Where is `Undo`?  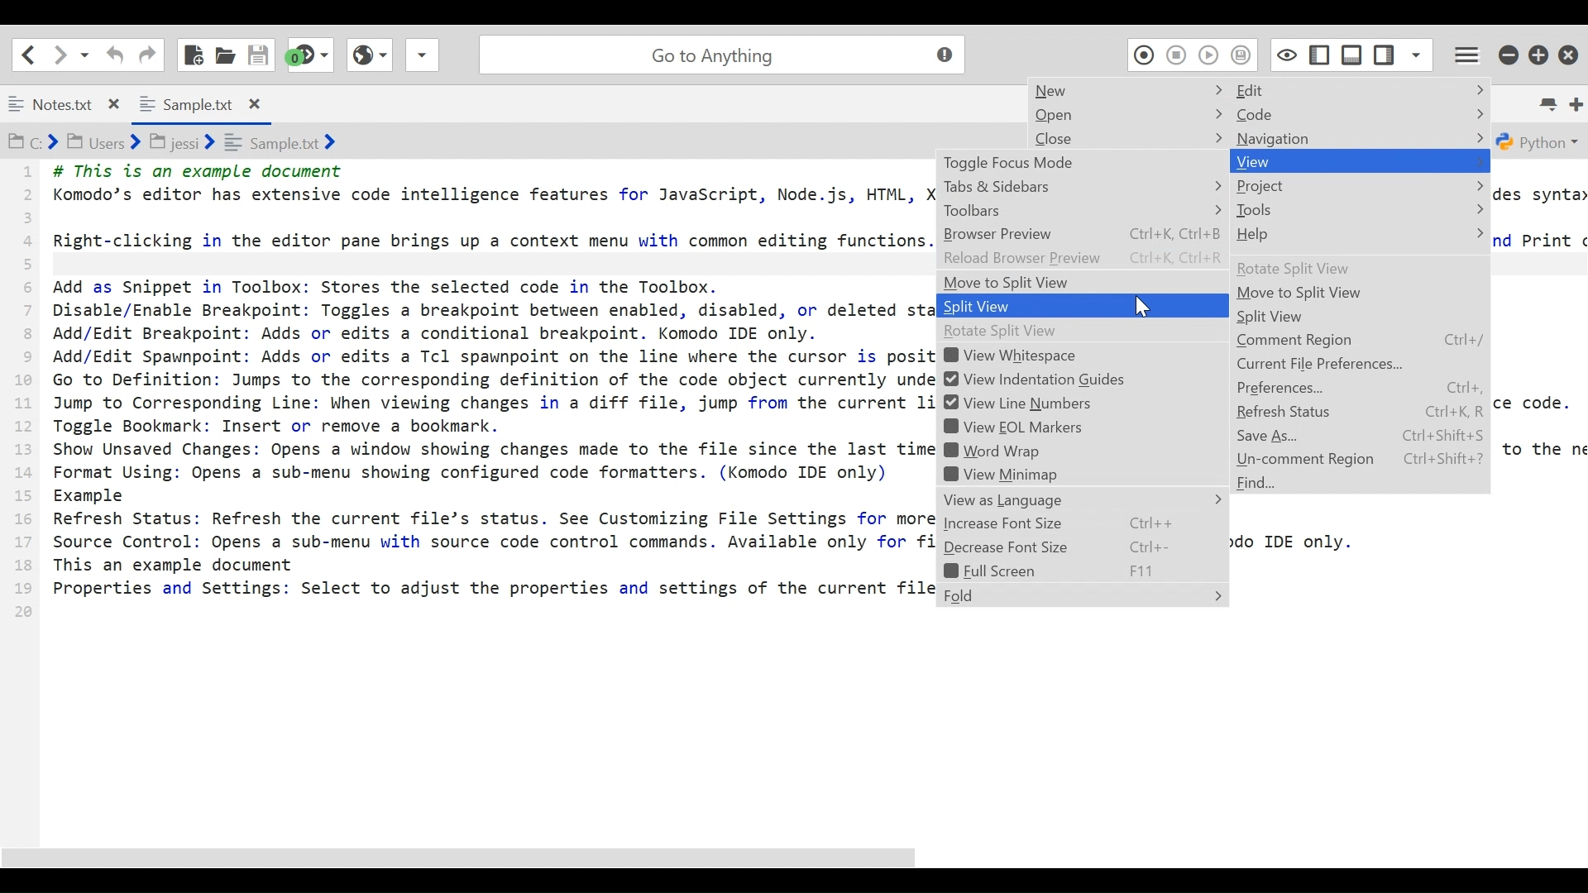 Undo is located at coordinates (116, 54).